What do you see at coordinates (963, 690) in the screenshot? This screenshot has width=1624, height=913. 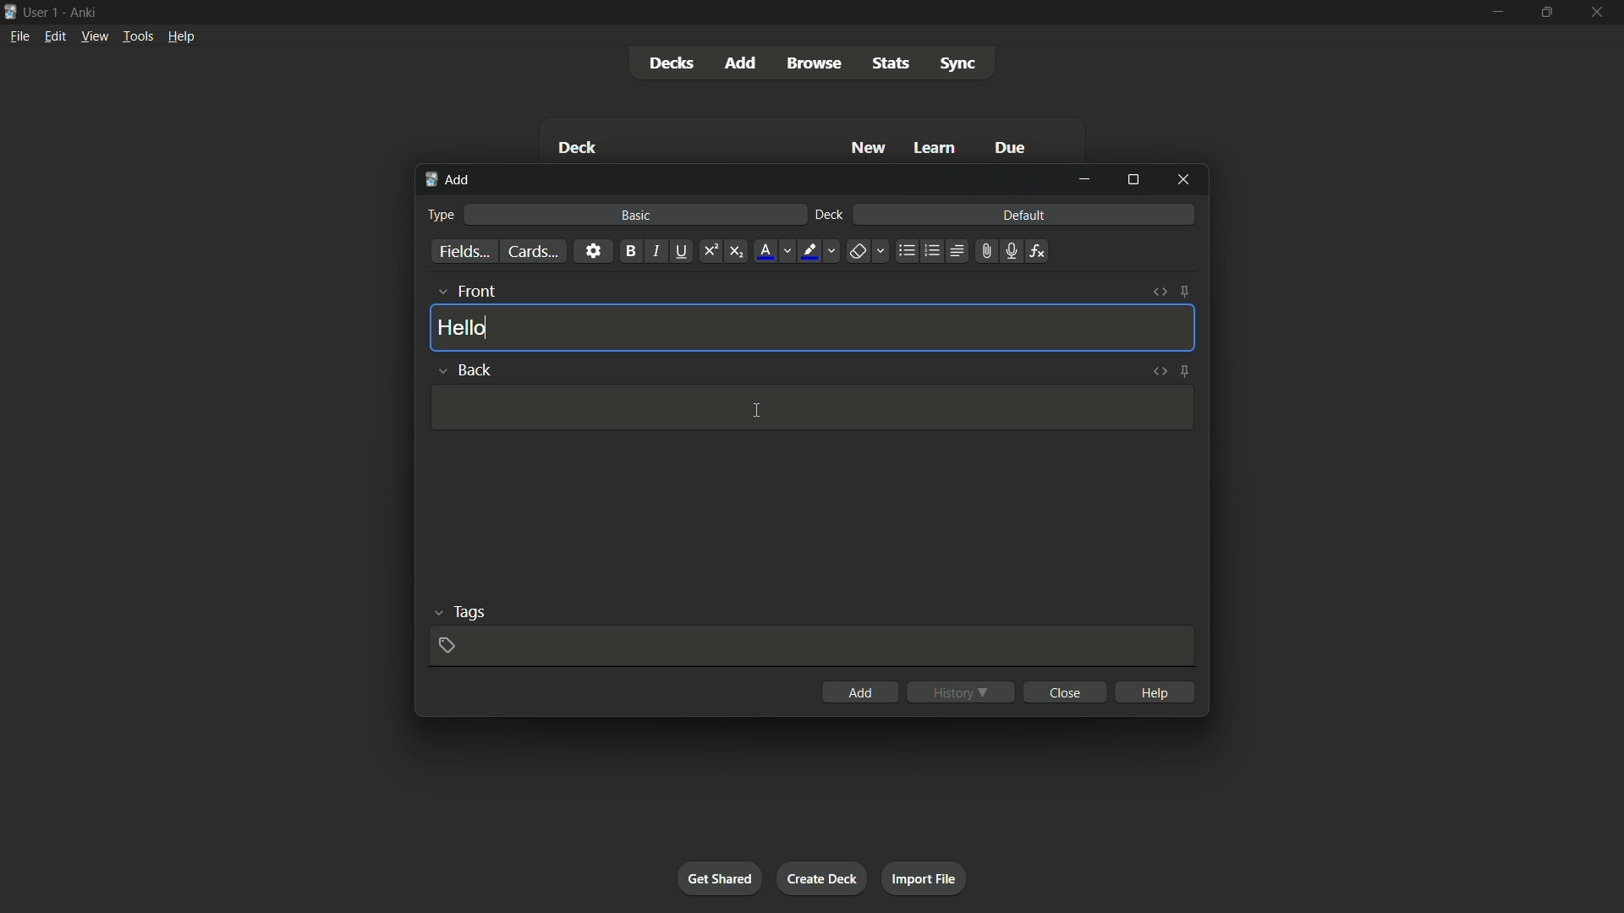 I see `history` at bounding box center [963, 690].